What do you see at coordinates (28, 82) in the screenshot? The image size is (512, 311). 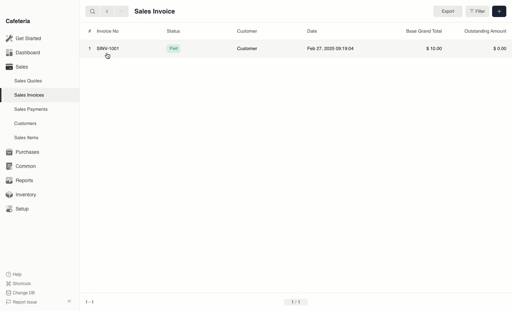 I see `Sales Quotes` at bounding box center [28, 82].